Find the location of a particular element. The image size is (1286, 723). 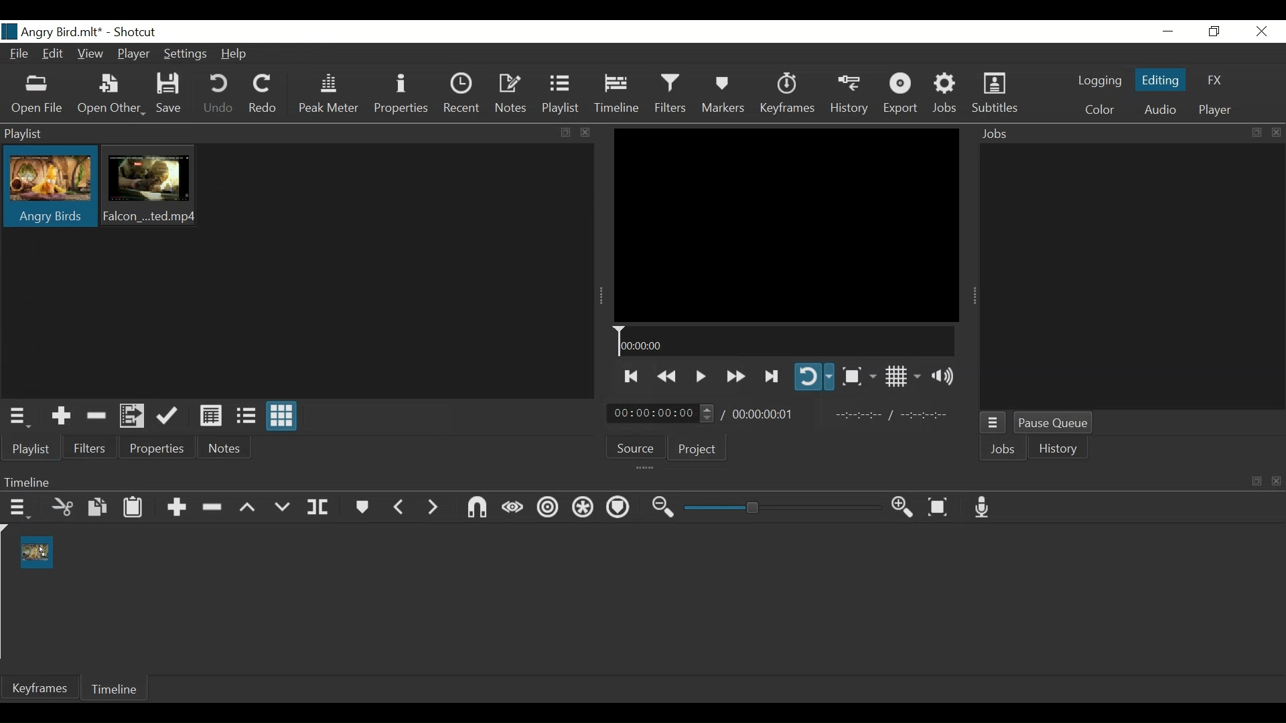

Previous marker is located at coordinates (401, 507).